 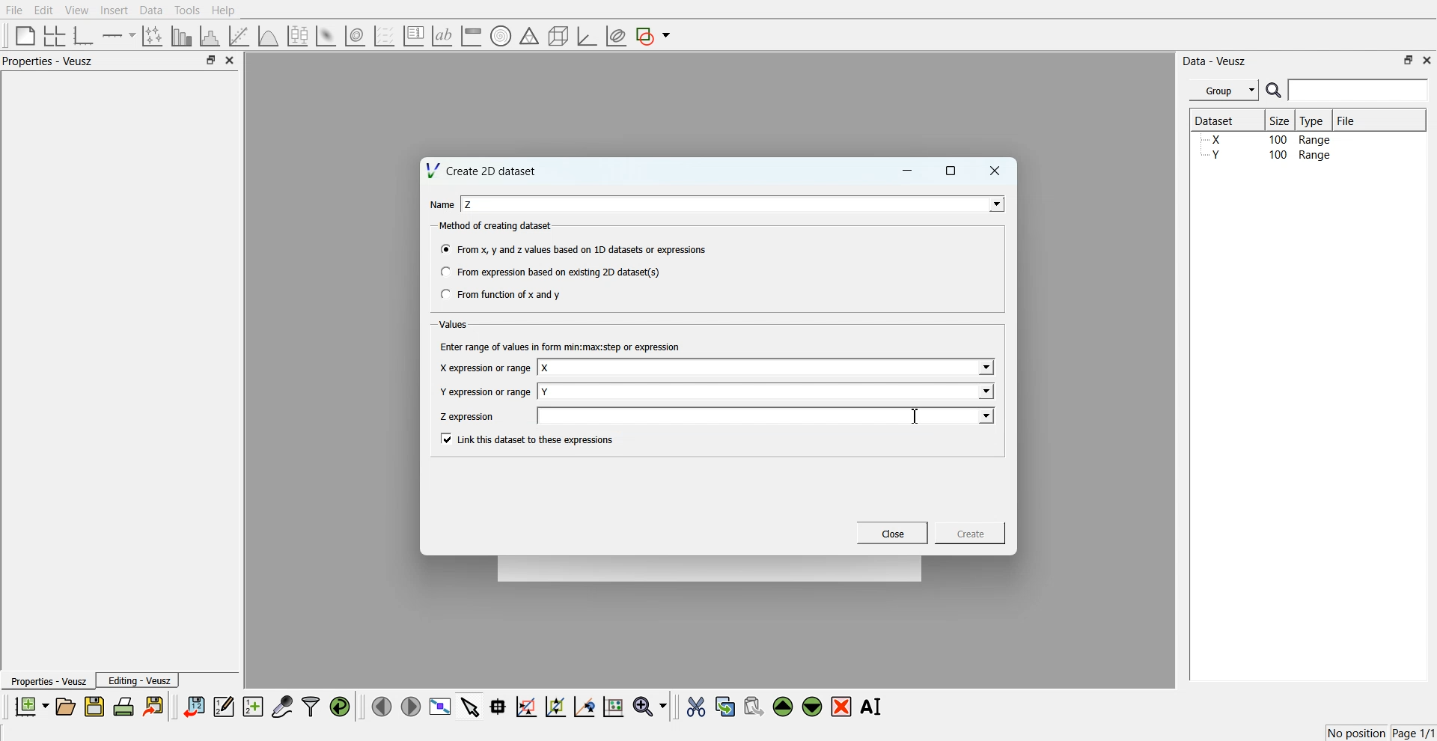 I want to click on Polar Graph, so click(x=501, y=36).